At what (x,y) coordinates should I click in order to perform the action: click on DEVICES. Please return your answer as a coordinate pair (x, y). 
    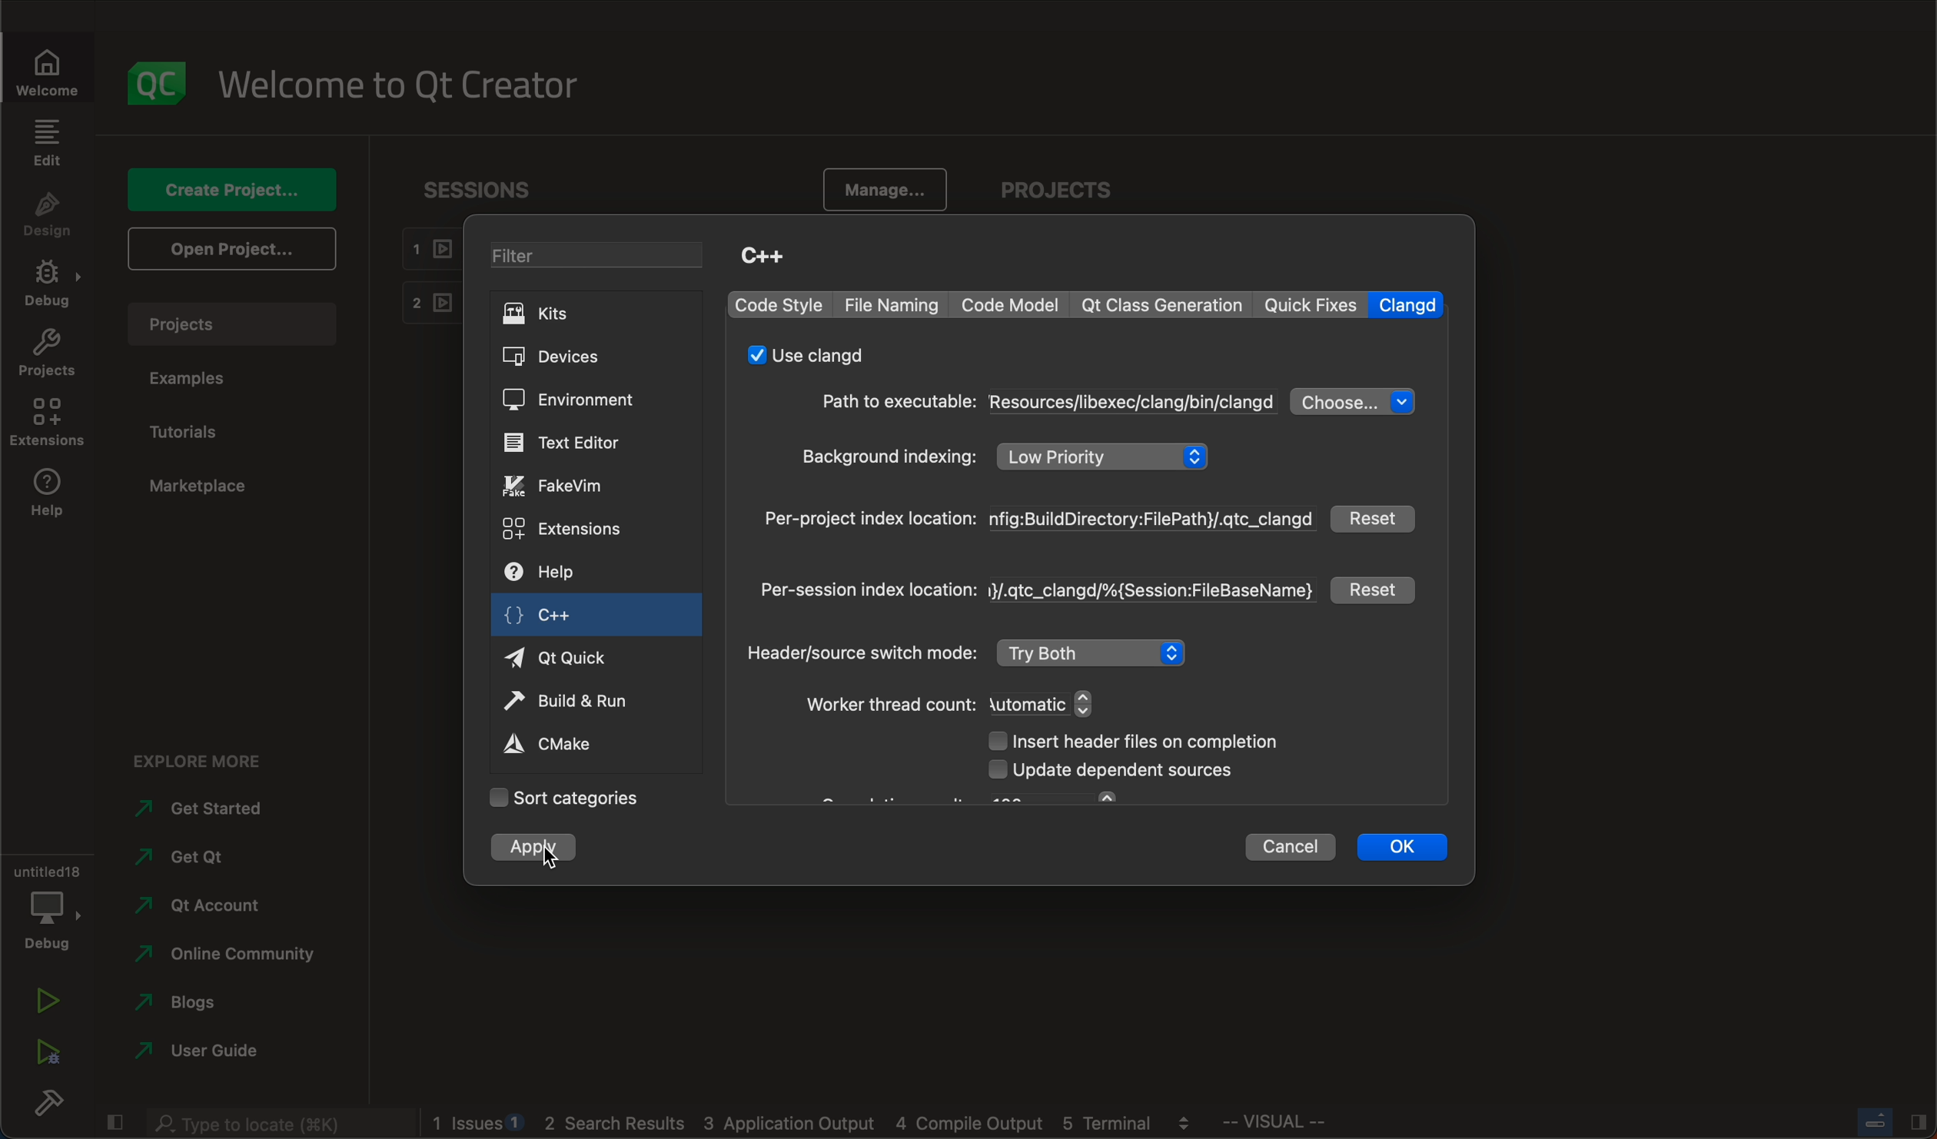
    Looking at the image, I should click on (576, 357).